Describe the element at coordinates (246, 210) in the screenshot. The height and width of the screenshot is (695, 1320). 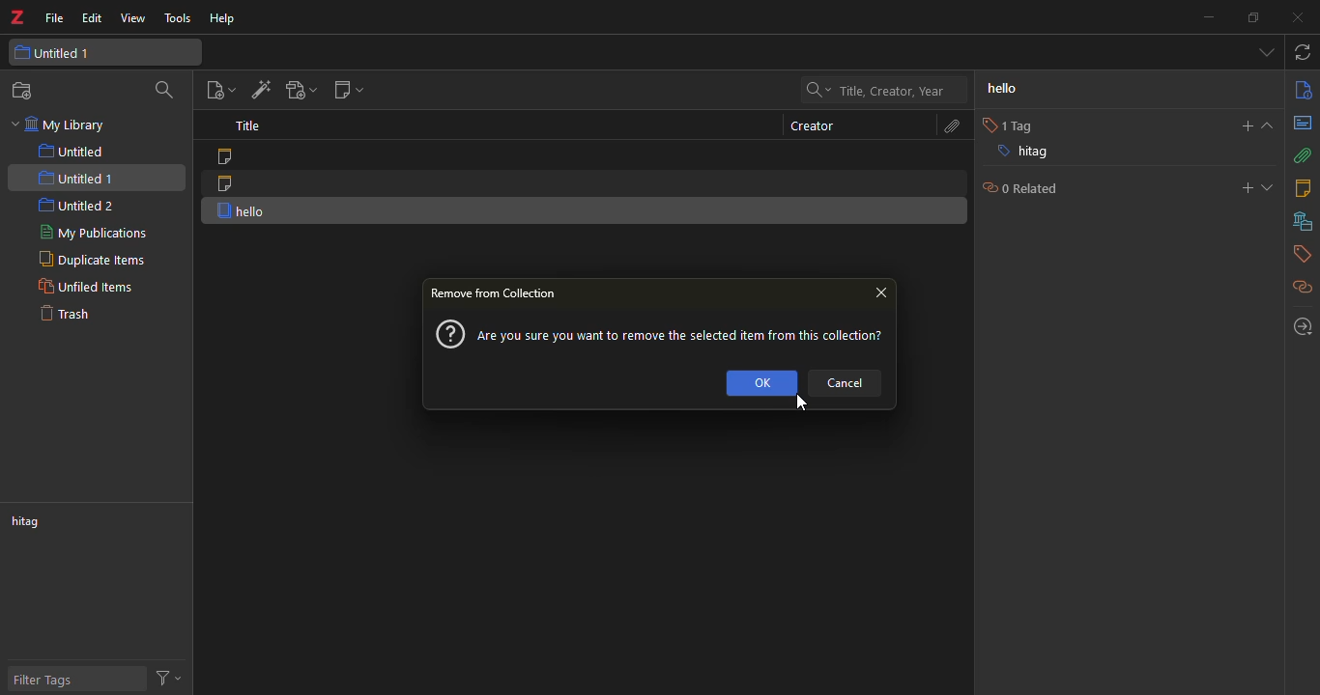
I see `hello` at that location.